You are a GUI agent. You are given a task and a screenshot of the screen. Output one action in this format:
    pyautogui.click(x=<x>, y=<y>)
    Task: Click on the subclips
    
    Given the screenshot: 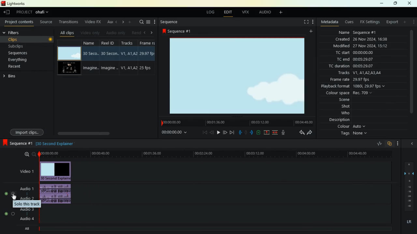 What is the action you would take?
    pyautogui.click(x=18, y=46)
    